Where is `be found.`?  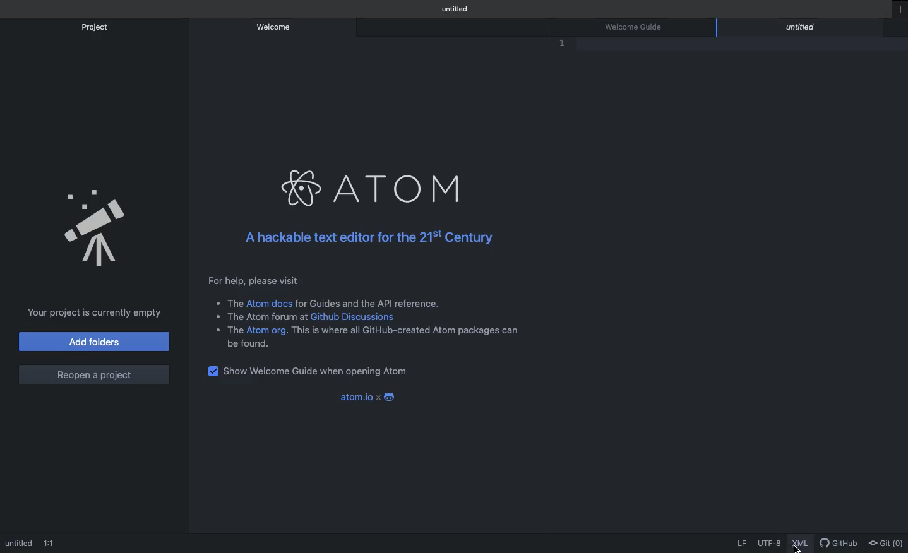
be found. is located at coordinates (246, 344).